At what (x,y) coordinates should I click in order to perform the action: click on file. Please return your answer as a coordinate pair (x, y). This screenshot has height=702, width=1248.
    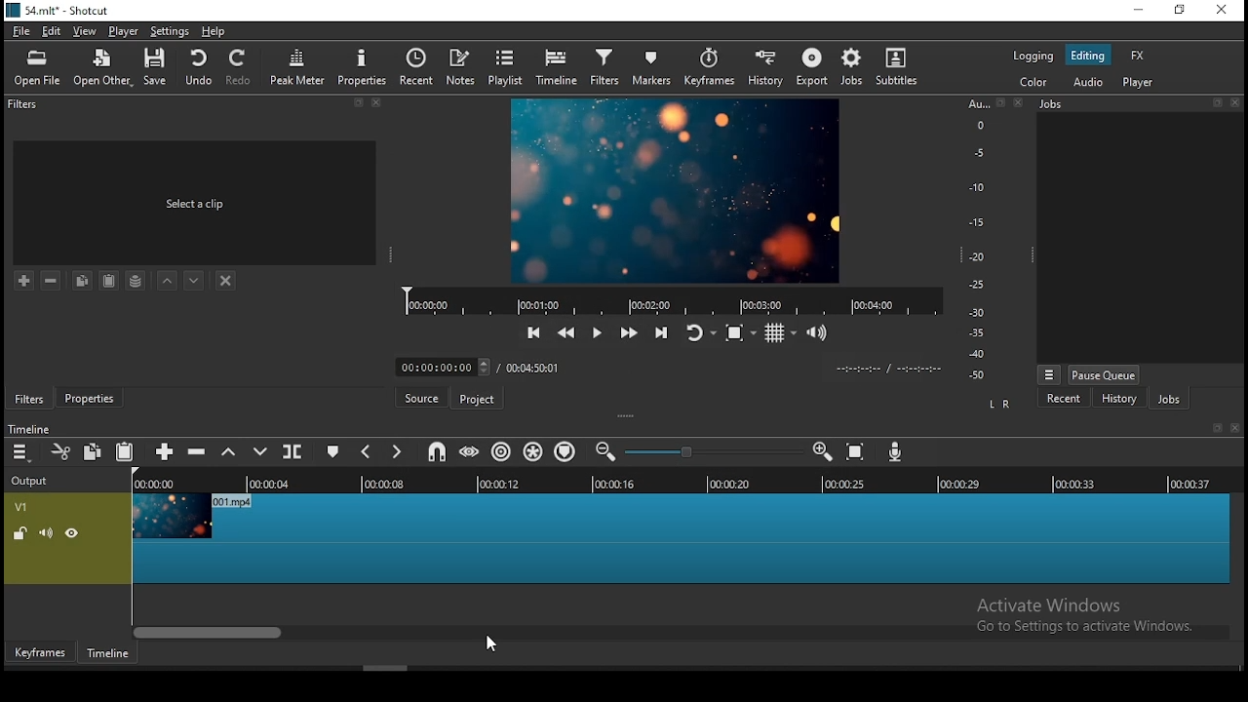
    Looking at the image, I should click on (21, 33).